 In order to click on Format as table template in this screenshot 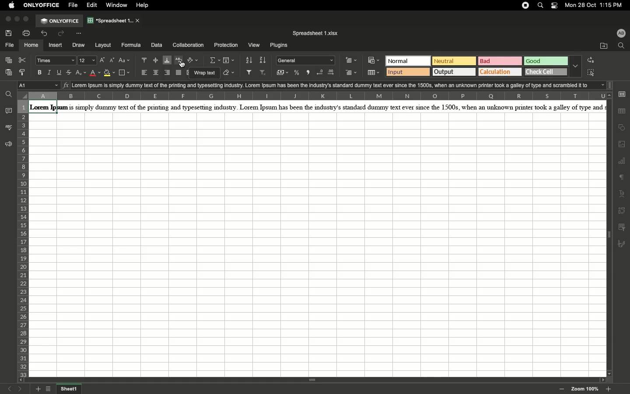, I will do `click(374, 73)`.